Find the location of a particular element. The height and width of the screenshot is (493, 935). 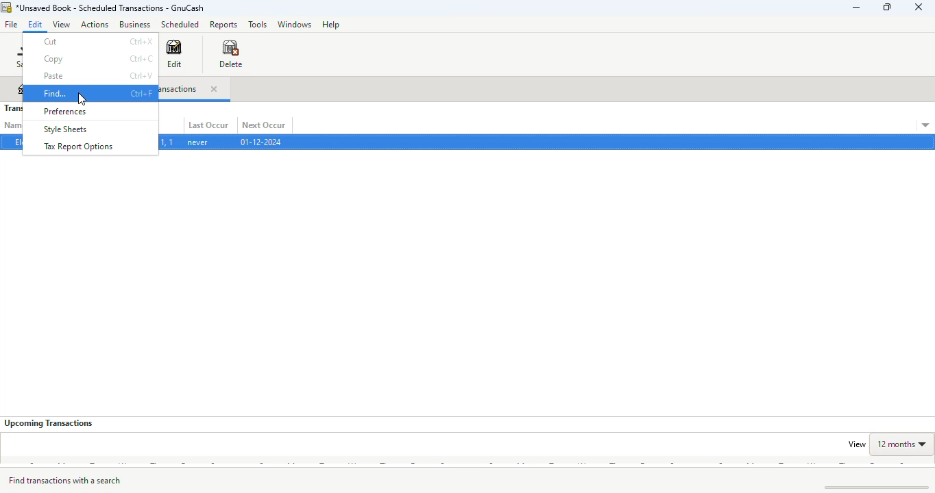

scheduled is located at coordinates (180, 25).